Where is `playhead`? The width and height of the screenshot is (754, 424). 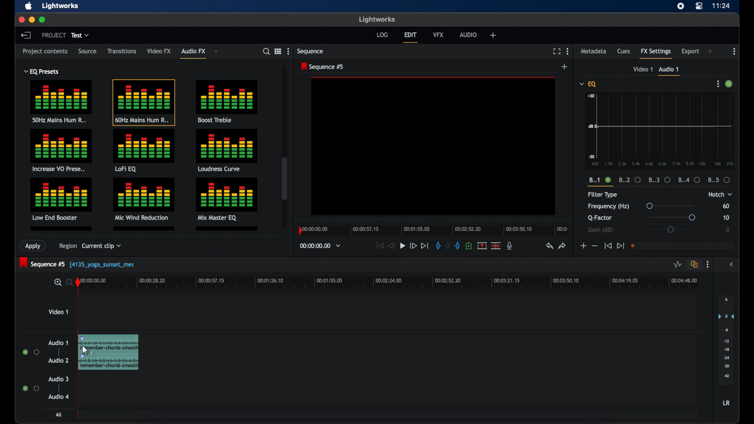
playhead is located at coordinates (78, 282).